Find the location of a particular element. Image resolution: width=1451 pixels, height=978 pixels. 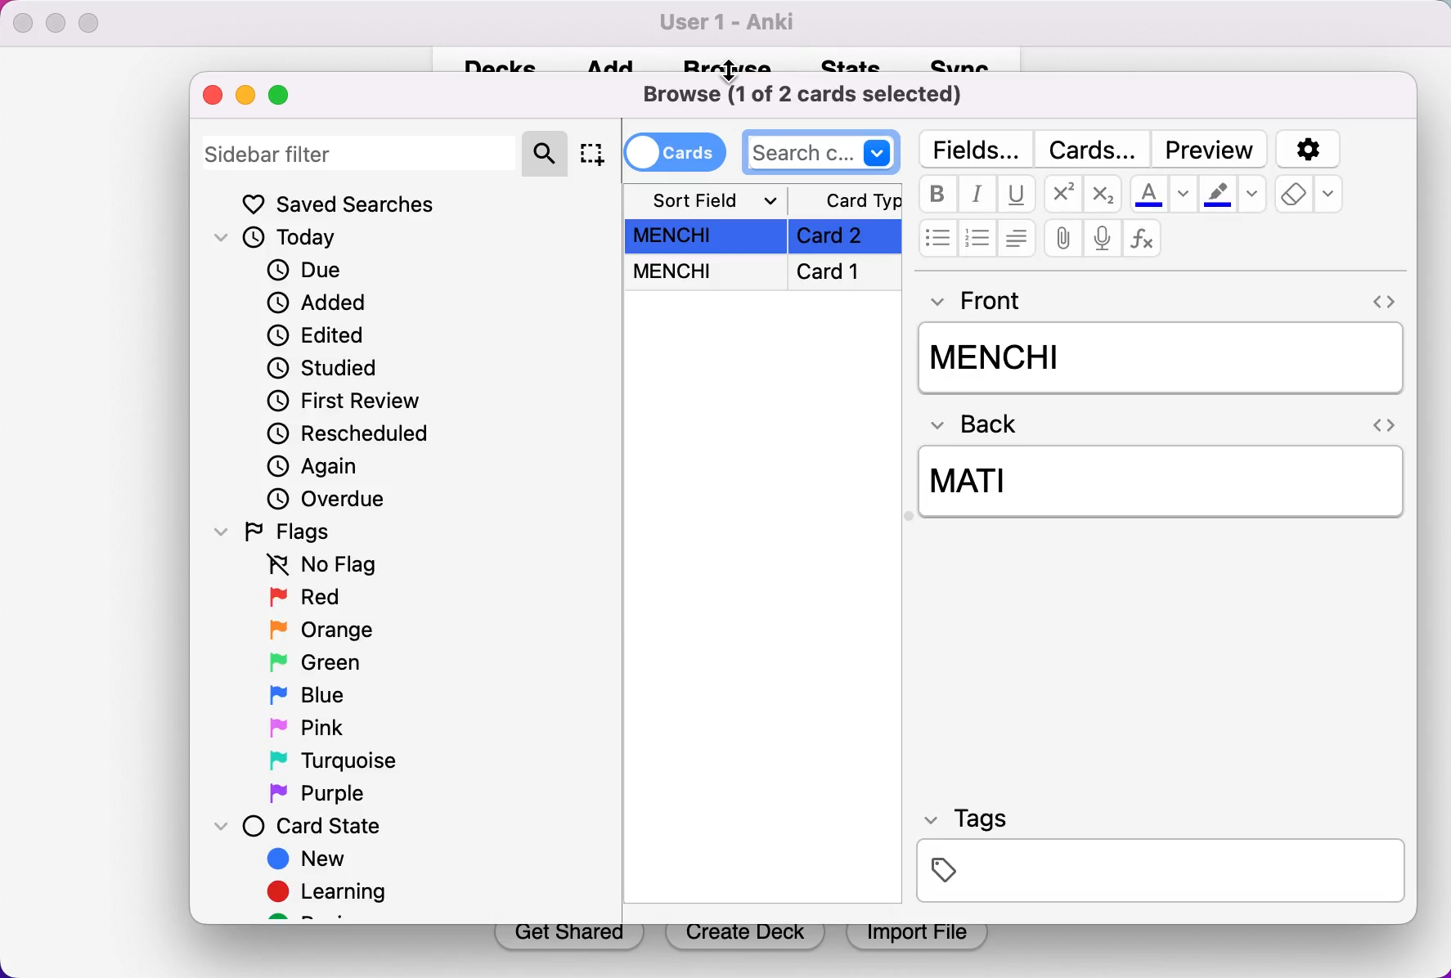

go back or go next is located at coordinates (1381, 298).